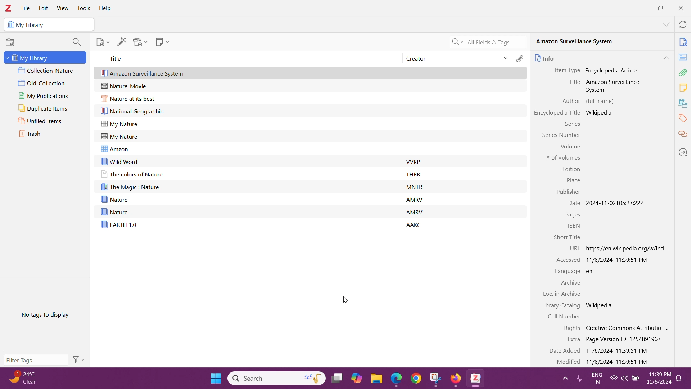 This screenshot has width=691, height=389. What do you see at coordinates (414, 187) in the screenshot?
I see `MNTR` at bounding box center [414, 187].